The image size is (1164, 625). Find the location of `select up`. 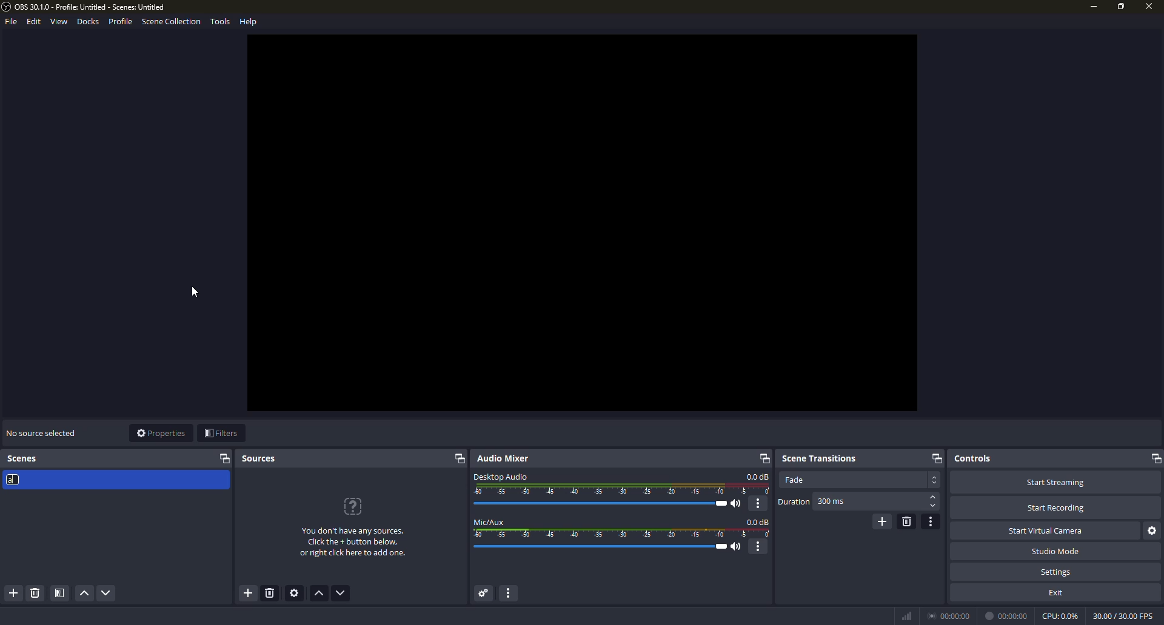

select up is located at coordinates (934, 497).